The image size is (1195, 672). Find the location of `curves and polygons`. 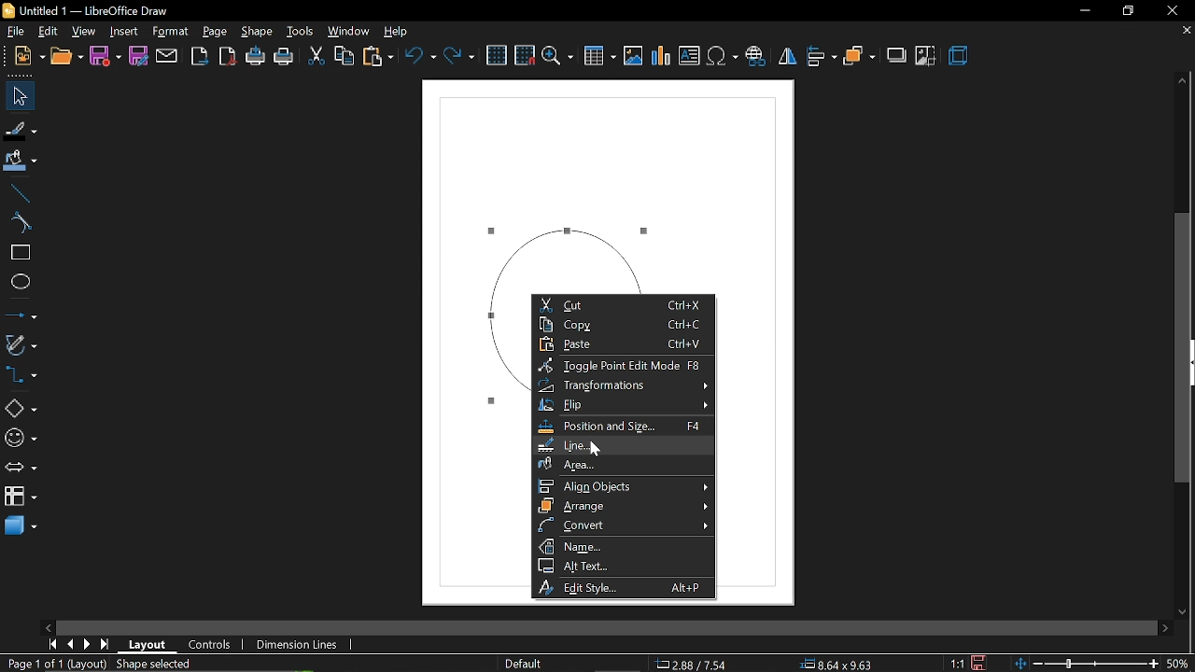

curves and polygons is located at coordinates (22, 344).